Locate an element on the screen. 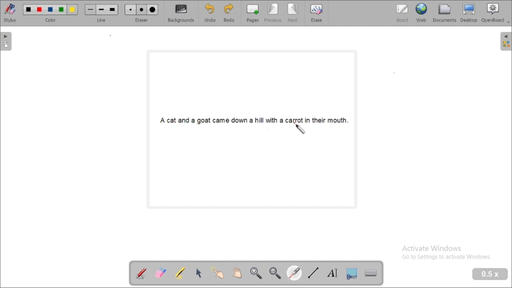 This screenshot has width=512, height=288. board is located at coordinates (402, 14).